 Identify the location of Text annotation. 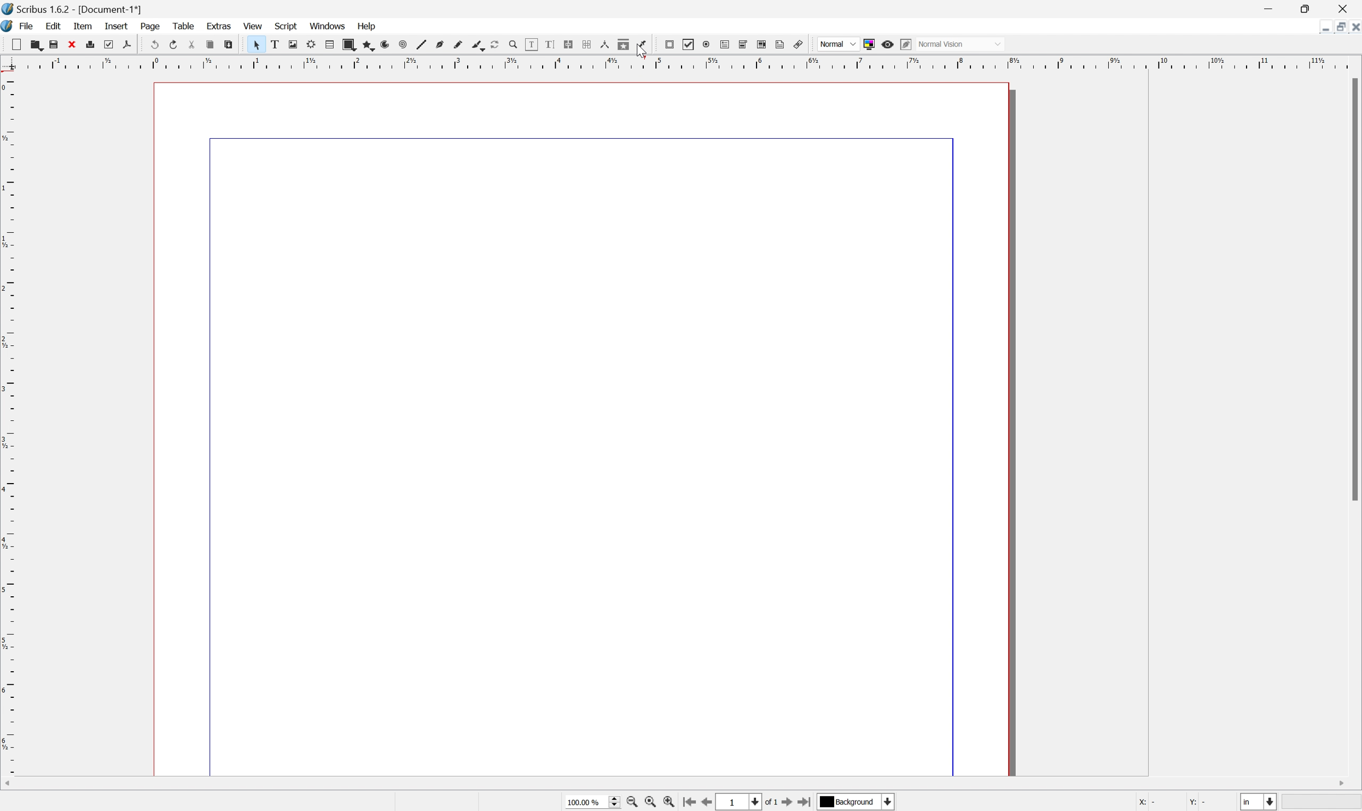
(780, 44).